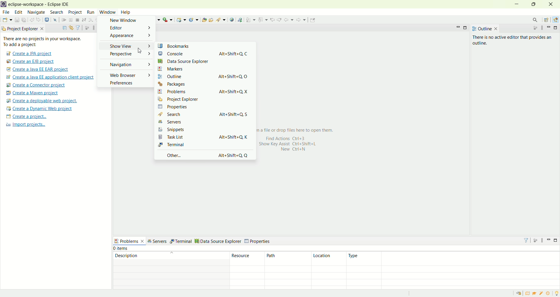 The width and height of the screenshot is (560, 297). Describe the element at coordinates (179, 77) in the screenshot. I see `outline` at that location.